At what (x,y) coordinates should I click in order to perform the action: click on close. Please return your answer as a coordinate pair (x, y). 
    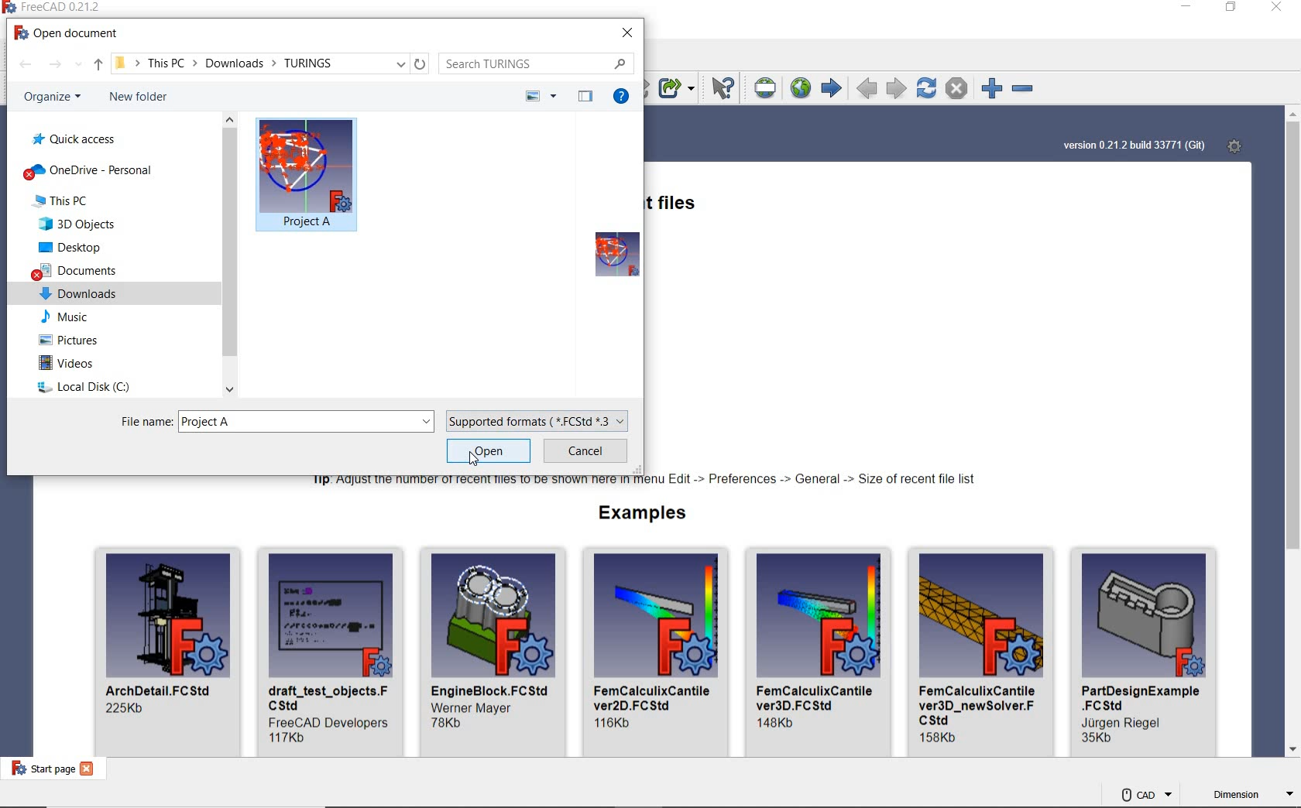
    Looking at the image, I should click on (88, 769).